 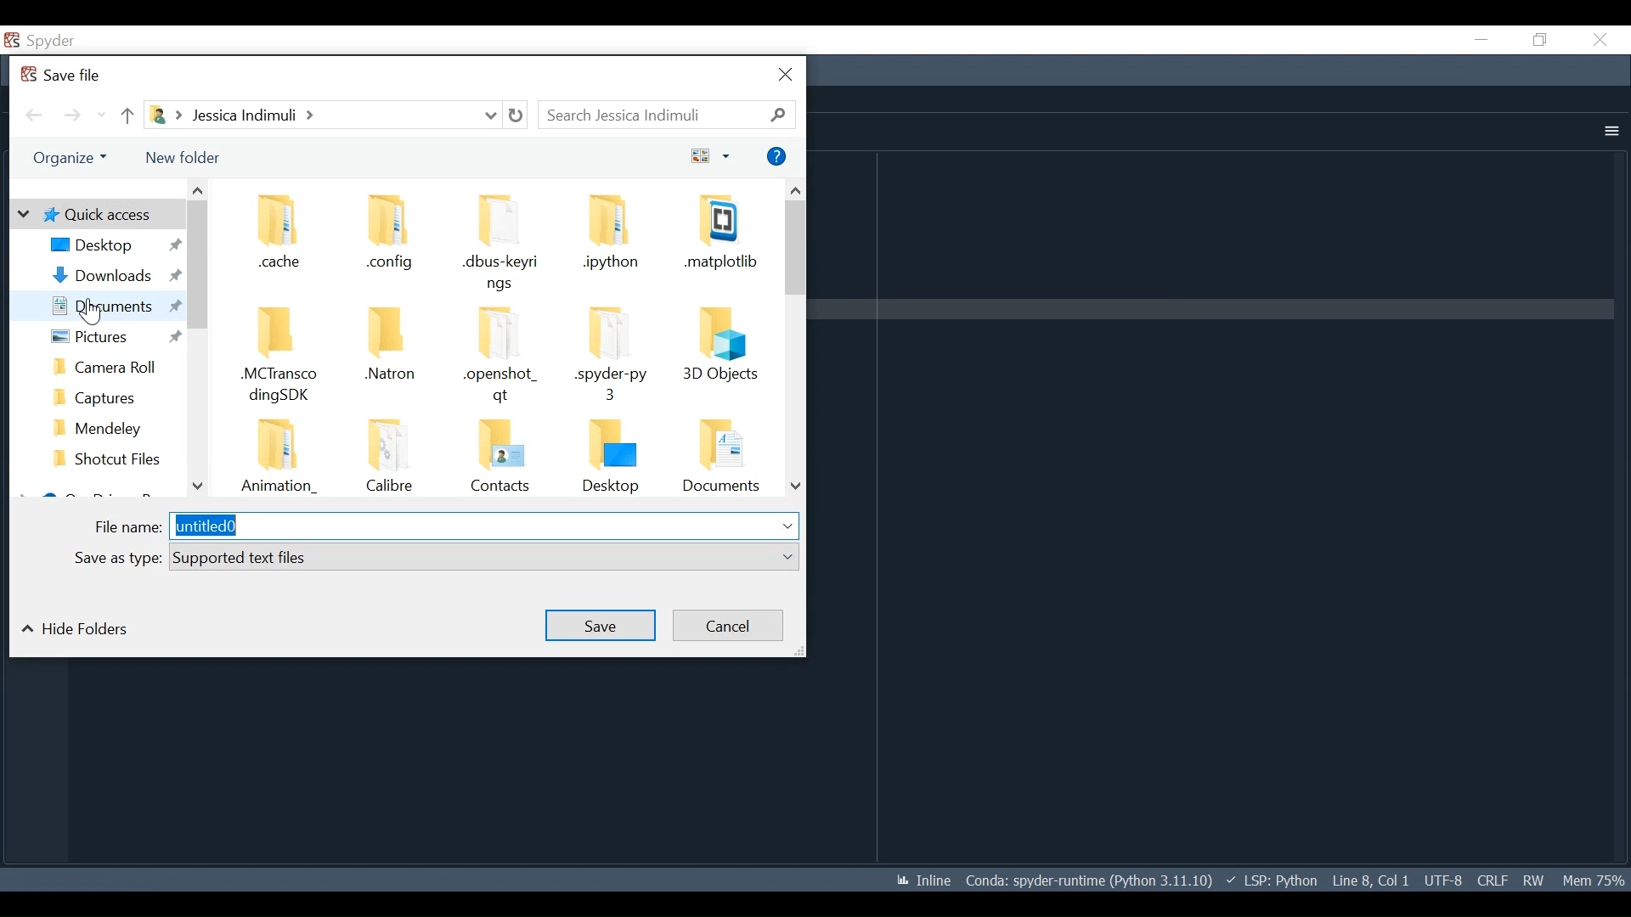 I want to click on Folder, so click(x=109, y=461).